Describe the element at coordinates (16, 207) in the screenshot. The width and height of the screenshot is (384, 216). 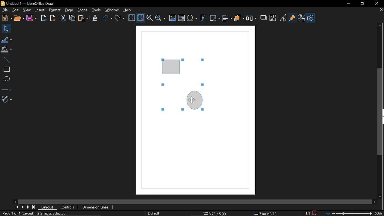
I see `First page` at that location.